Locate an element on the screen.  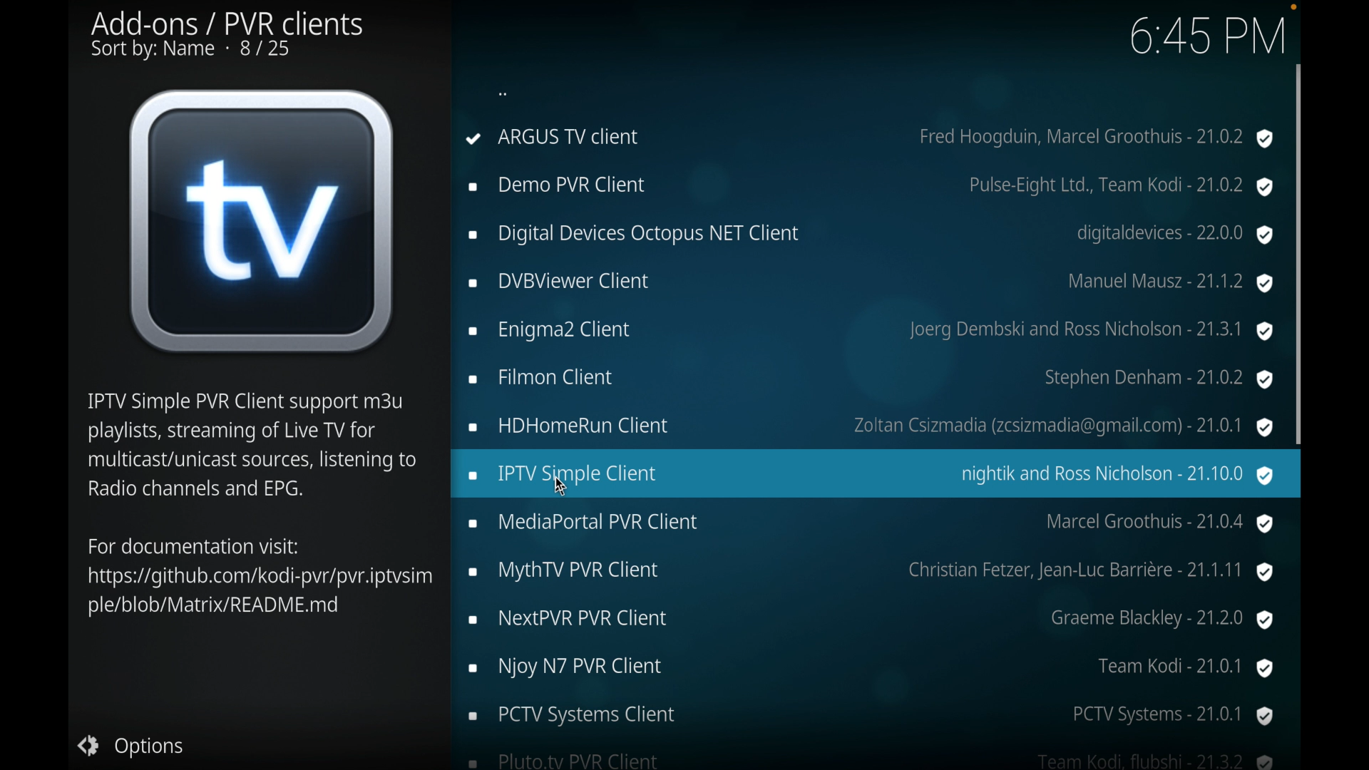
info is located at coordinates (261, 503).